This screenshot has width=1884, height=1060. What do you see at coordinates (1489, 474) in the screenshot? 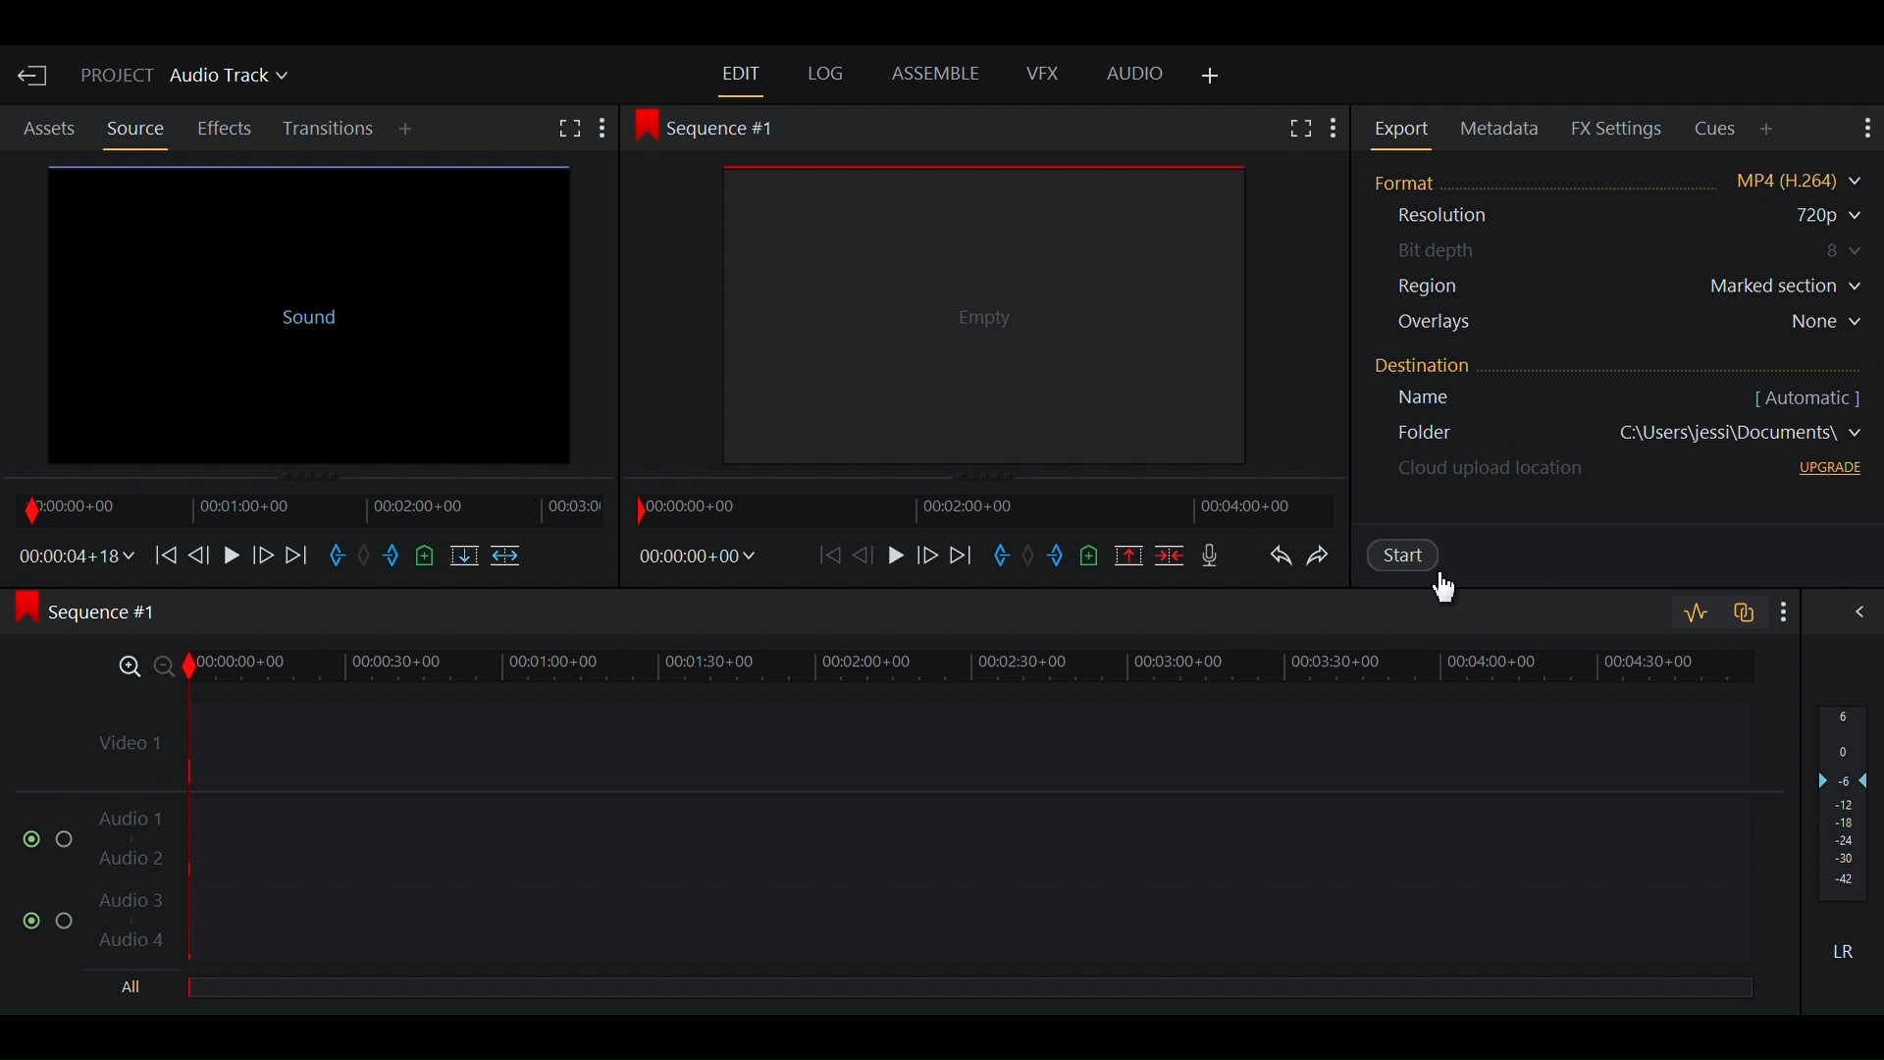
I see `Cloud upload location` at bounding box center [1489, 474].